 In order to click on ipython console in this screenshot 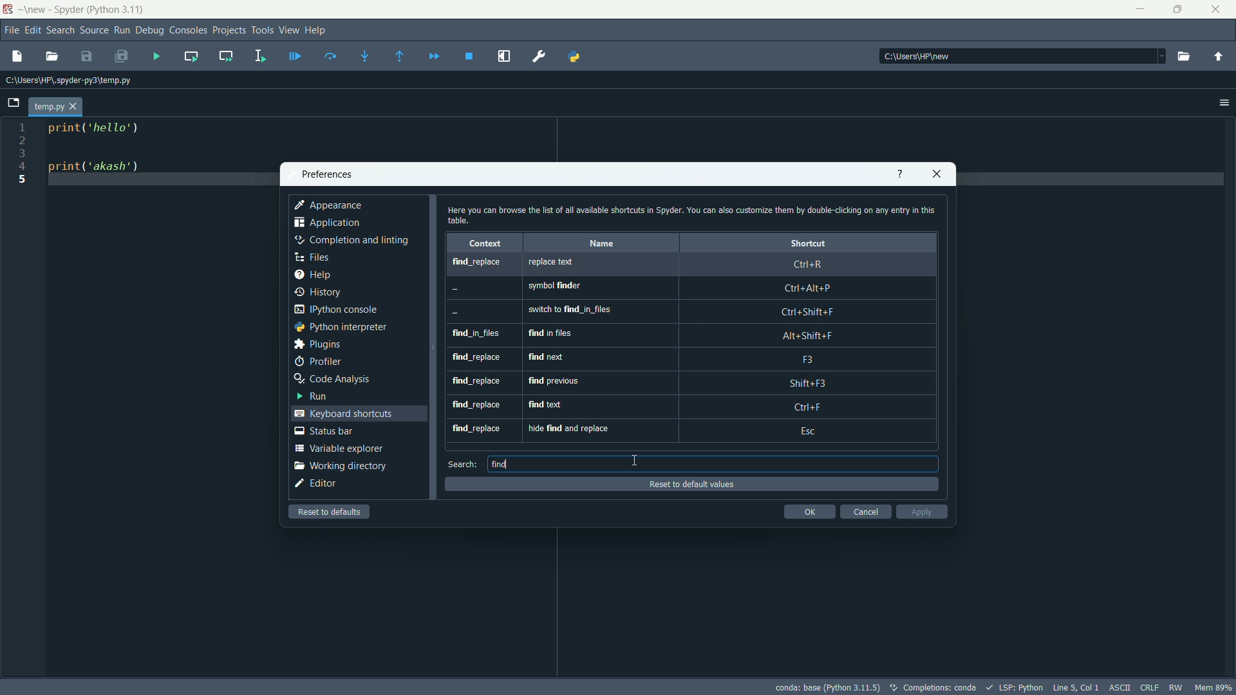, I will do `click(341, 309)`.